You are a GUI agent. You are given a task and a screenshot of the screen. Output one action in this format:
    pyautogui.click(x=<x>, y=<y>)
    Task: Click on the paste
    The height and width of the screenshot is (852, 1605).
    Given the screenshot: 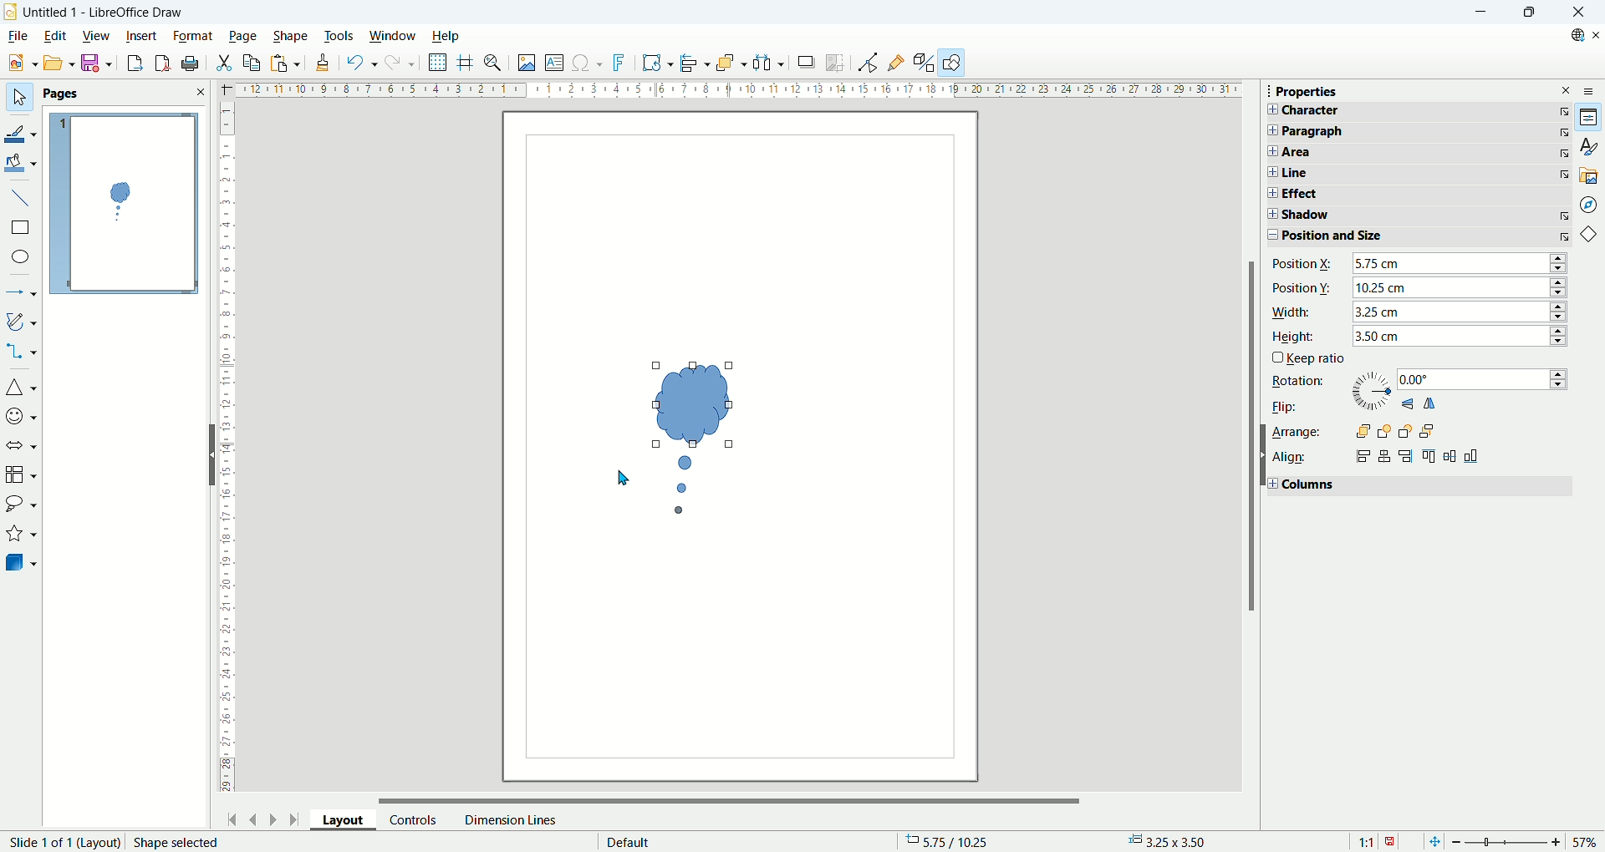 What is the action you would take?
    pyautogui.click(x=284, y=63)
    